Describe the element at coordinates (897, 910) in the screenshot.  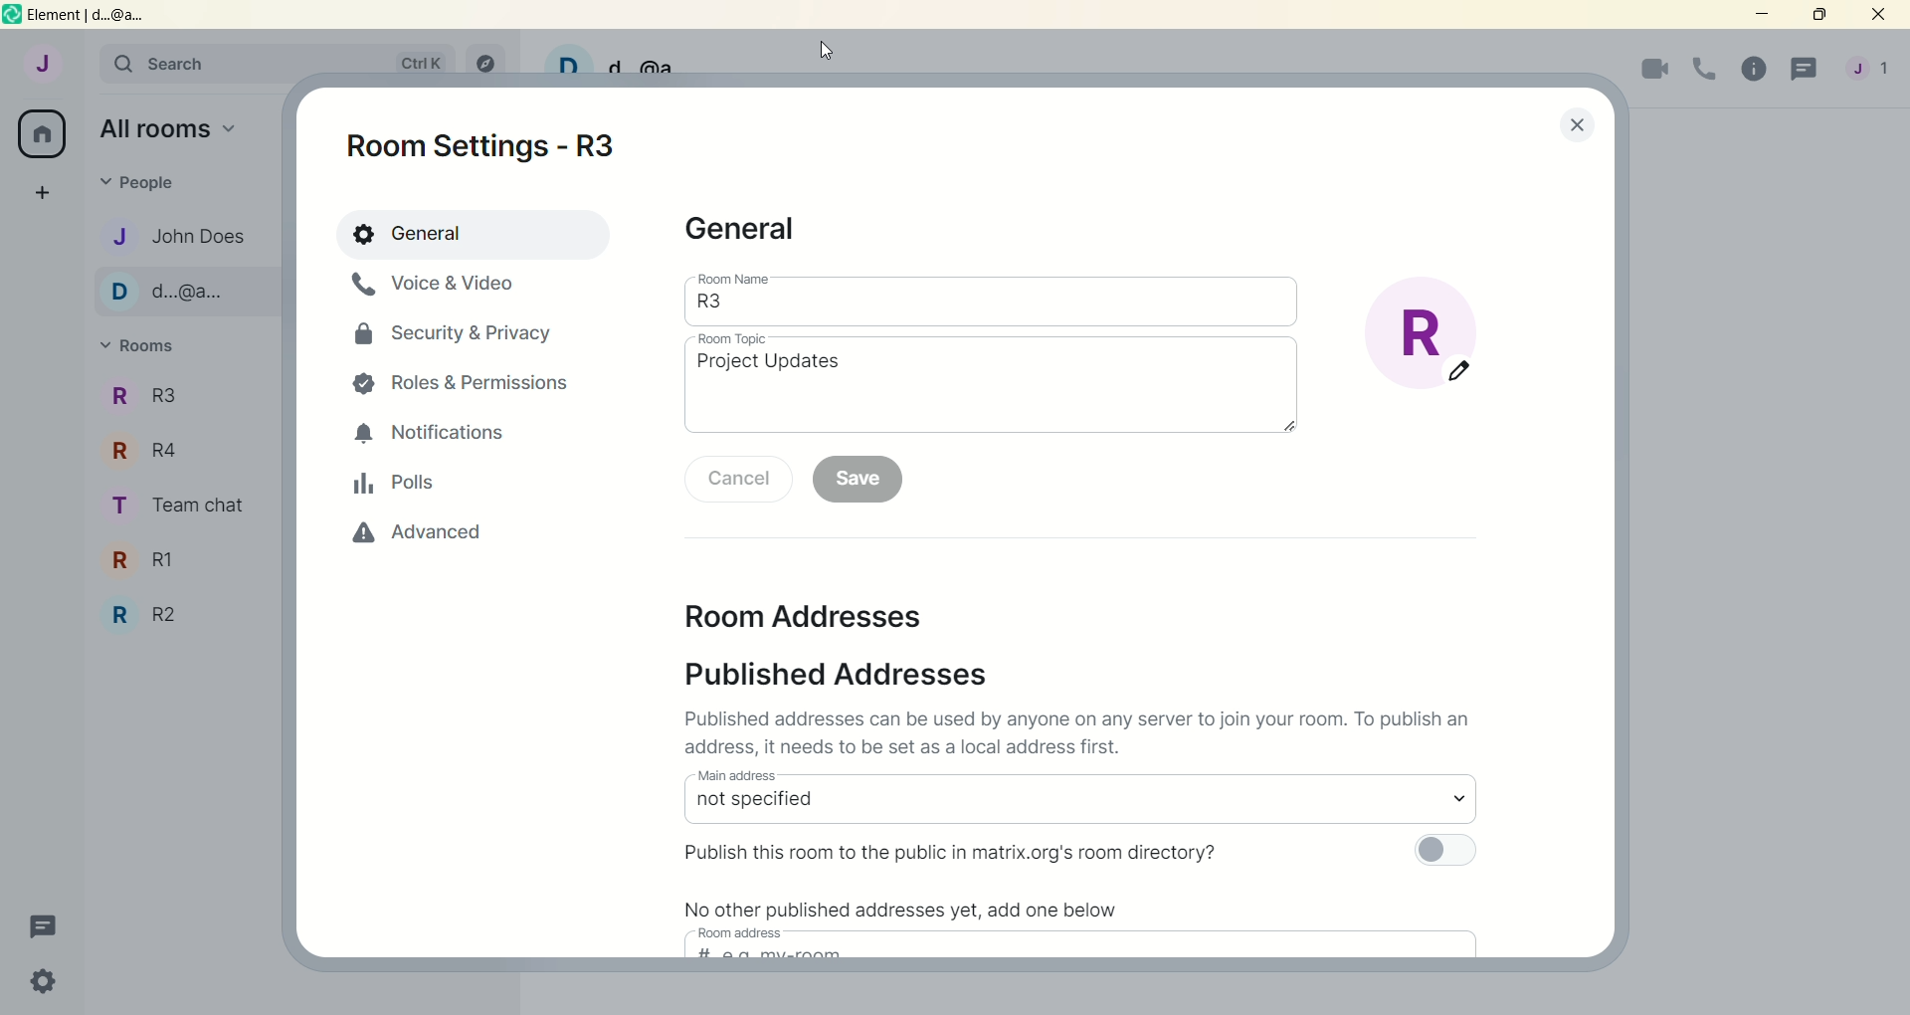
I see `No other published addresses yet, add one below` at that location.